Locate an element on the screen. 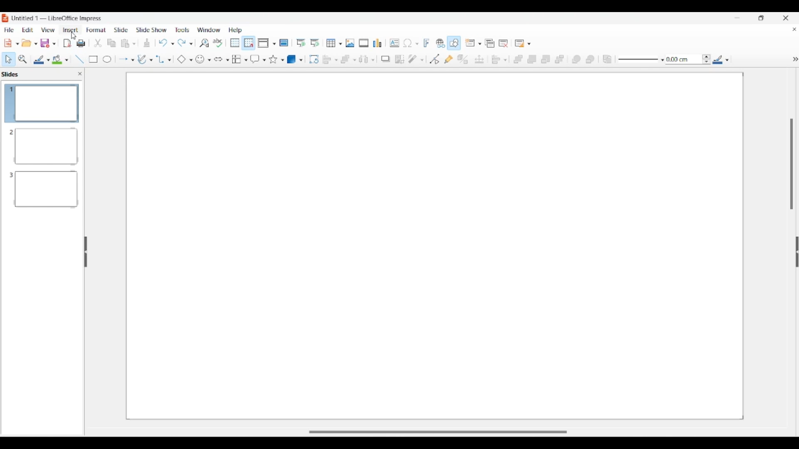  Open document options is located at coordinates (29, 43).